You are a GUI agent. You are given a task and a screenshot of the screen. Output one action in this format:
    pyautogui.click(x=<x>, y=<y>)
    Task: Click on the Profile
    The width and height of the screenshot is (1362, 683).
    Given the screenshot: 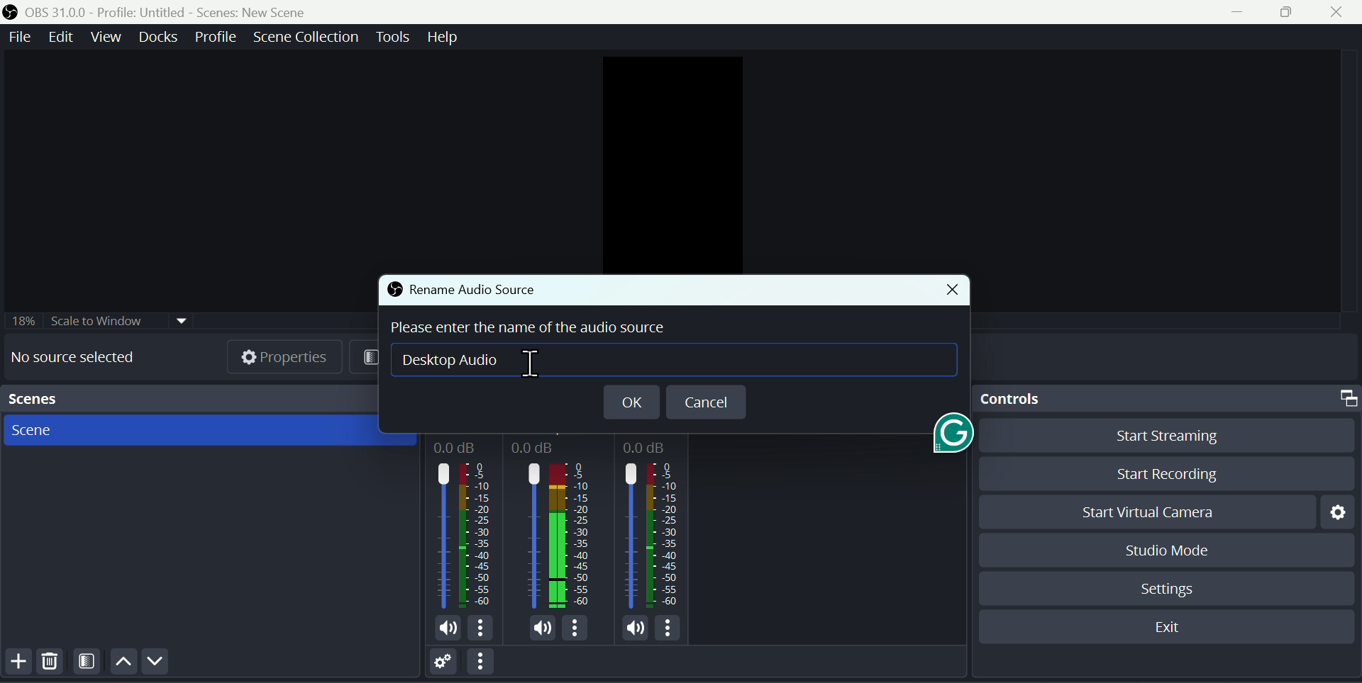 What is the action you would take?
    pyautogui.click(x=217, y=38)
    